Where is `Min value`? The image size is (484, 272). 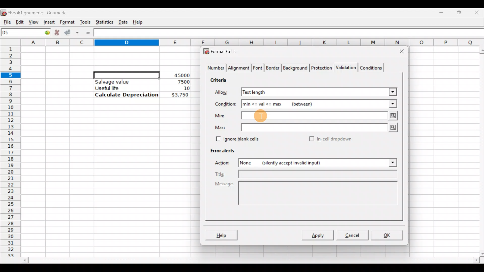
Min value is located at coordinates (320, 116).